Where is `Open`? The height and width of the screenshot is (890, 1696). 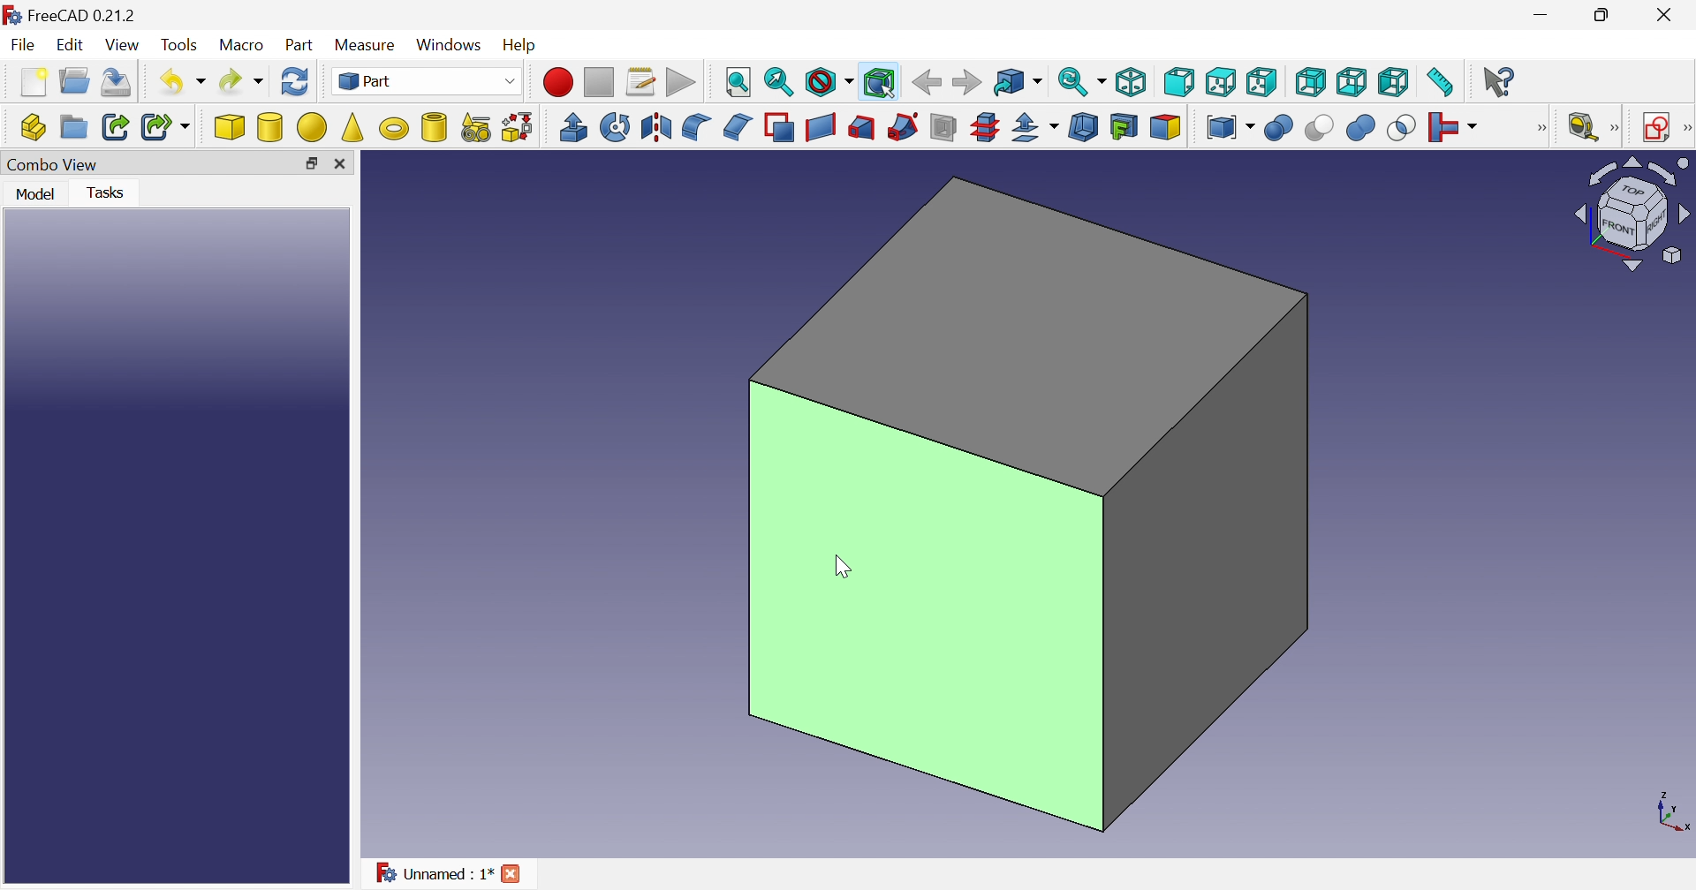 Open is located at coordinates (77, 79).